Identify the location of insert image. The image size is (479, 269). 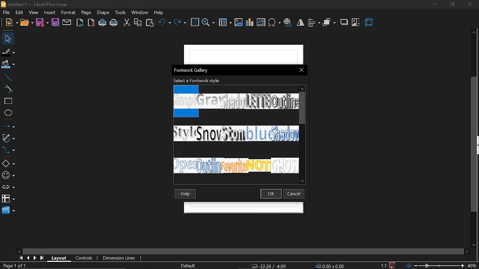
(239, 22).